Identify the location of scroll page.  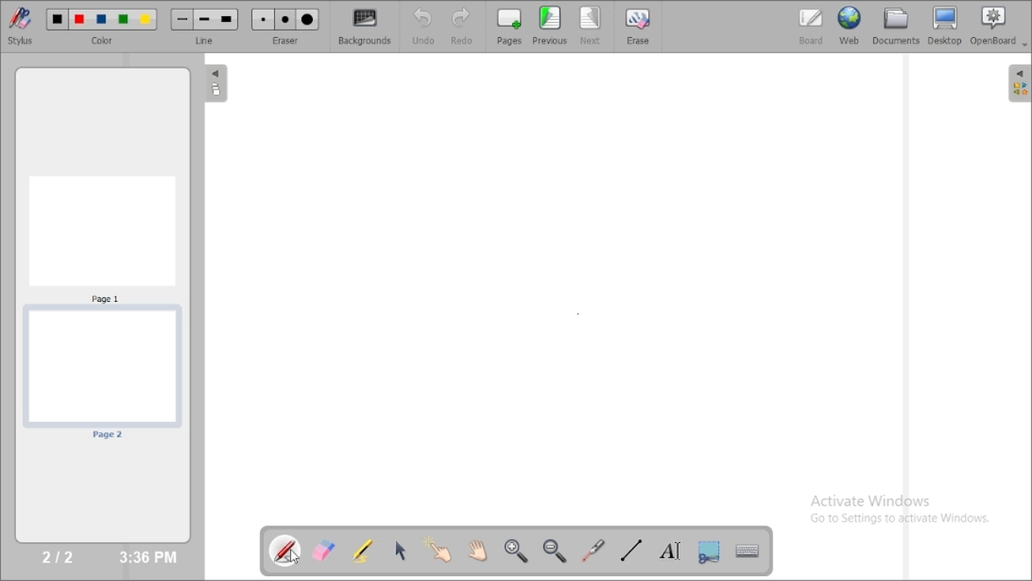
(476, 550).